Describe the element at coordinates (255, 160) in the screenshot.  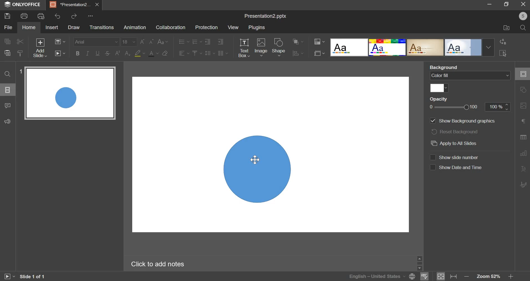
I see `cursor` at that location.